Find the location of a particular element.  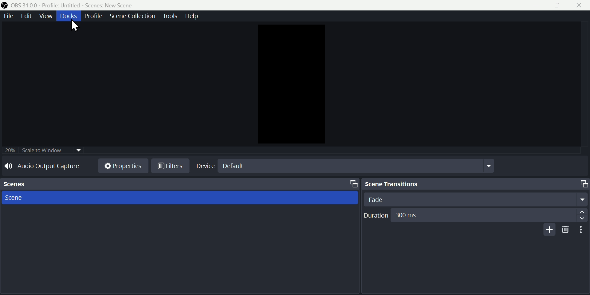

tools is located at coordinates (169, 16).